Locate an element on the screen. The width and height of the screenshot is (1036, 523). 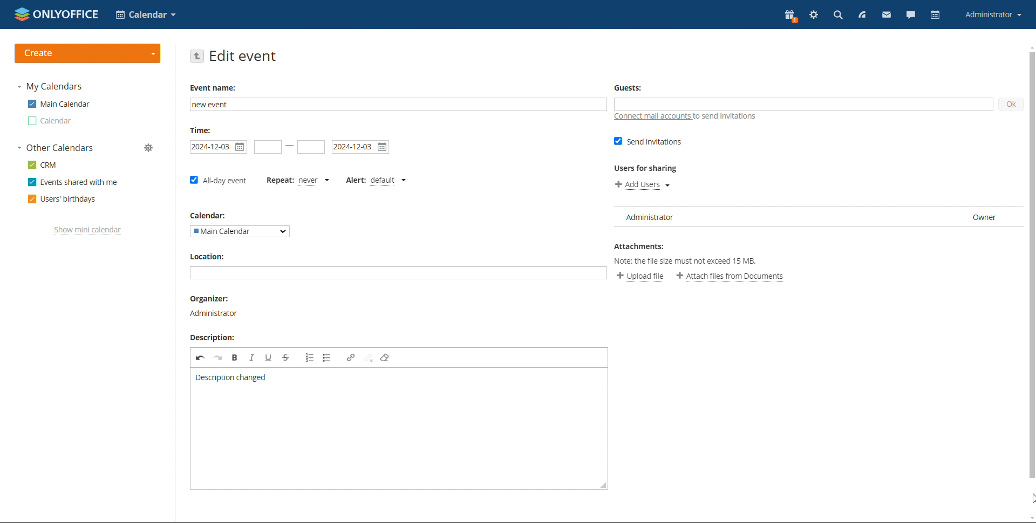
search is located at coordinates (837, 16).